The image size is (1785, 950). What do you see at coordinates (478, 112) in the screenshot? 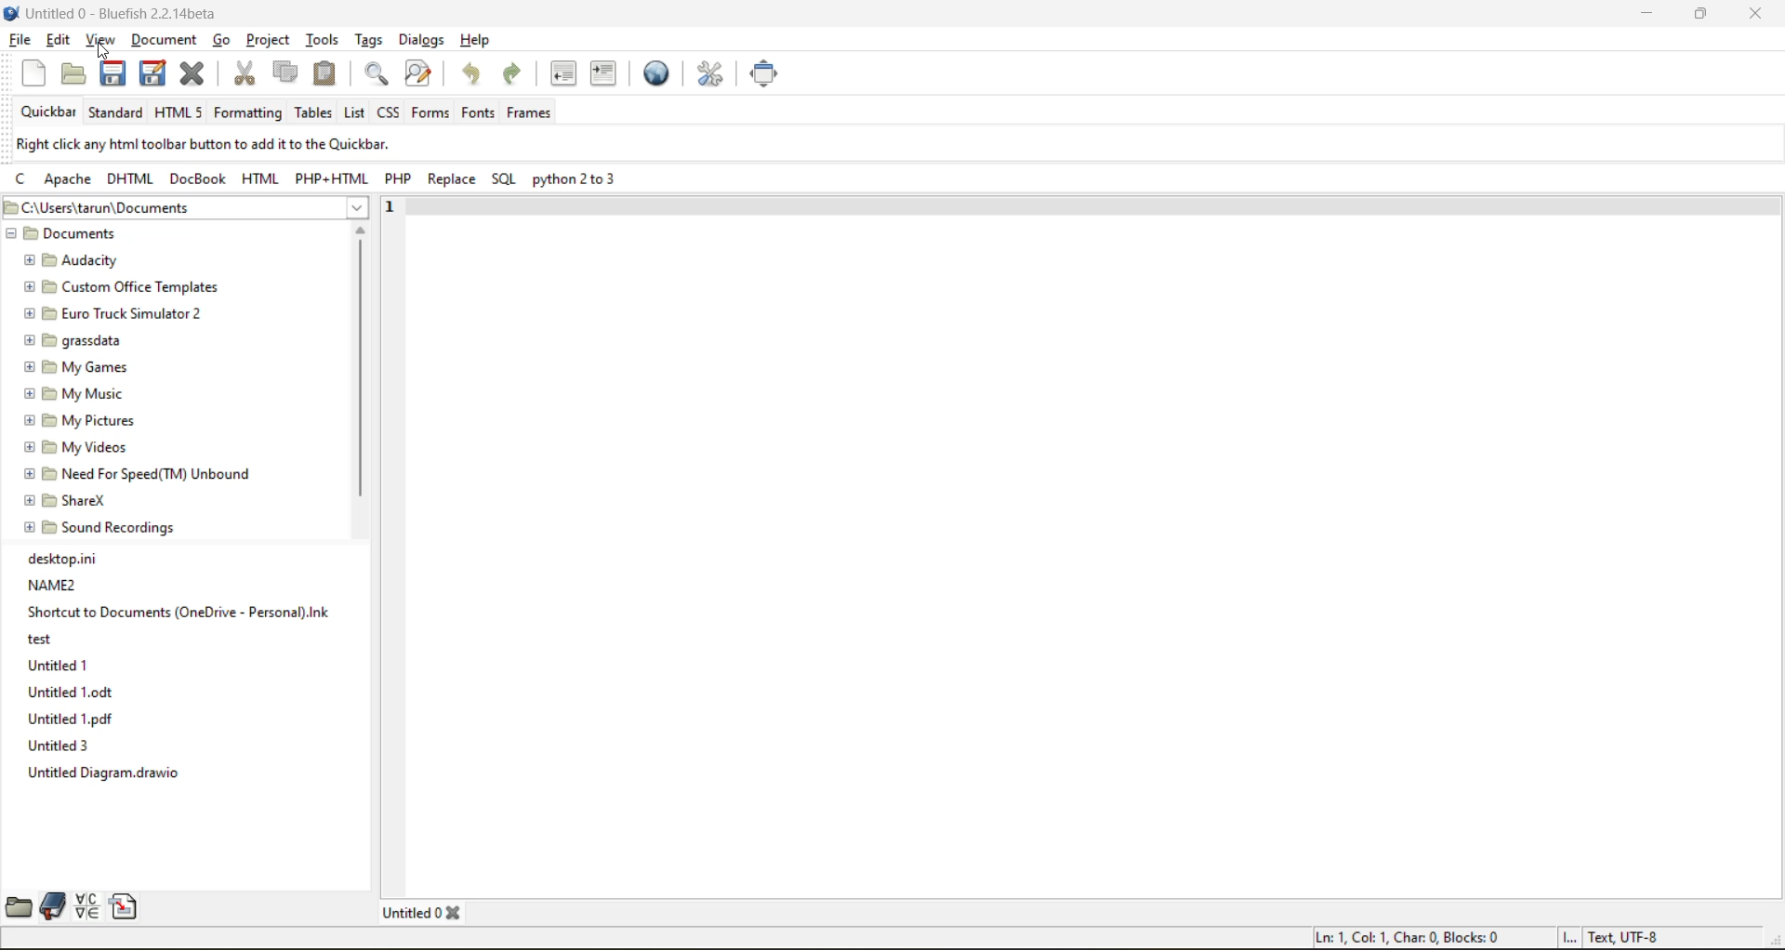
I see `fonts` at bounding box center [478, 112].